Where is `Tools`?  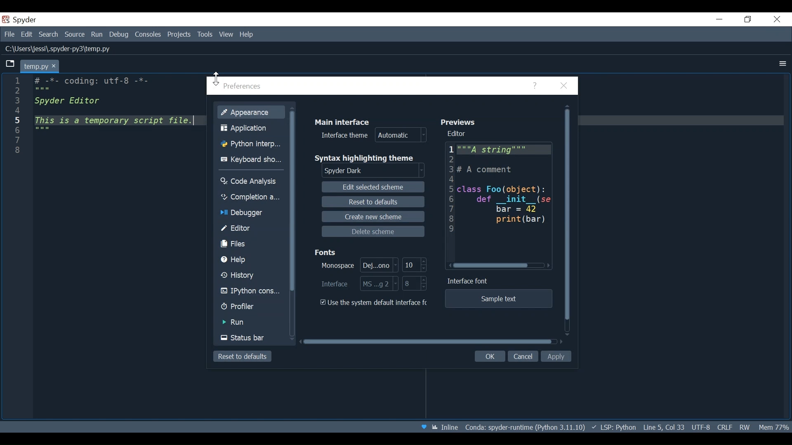 Tools is located at coordinates (204, 34).